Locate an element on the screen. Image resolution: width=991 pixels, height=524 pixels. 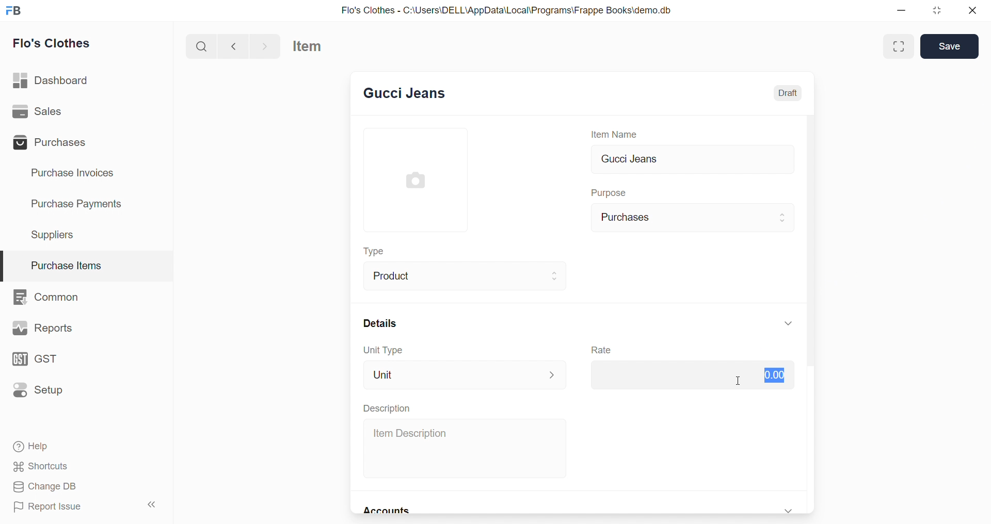
navigate forward is located at coordinates (266, 46).